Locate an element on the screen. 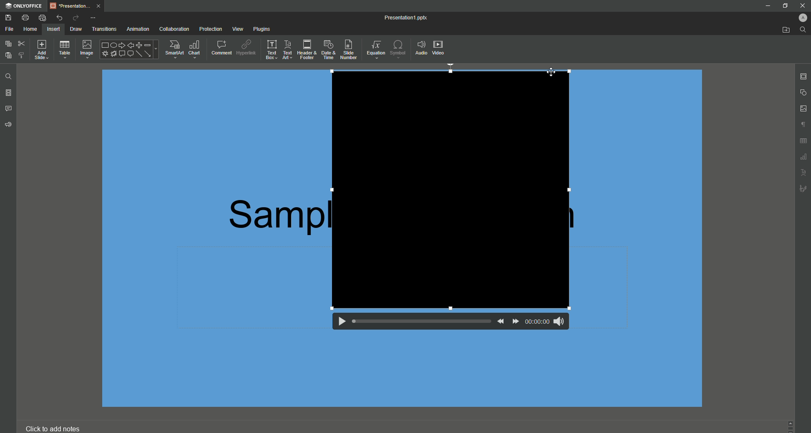  Add Slide is located at coordinates (41, 49).